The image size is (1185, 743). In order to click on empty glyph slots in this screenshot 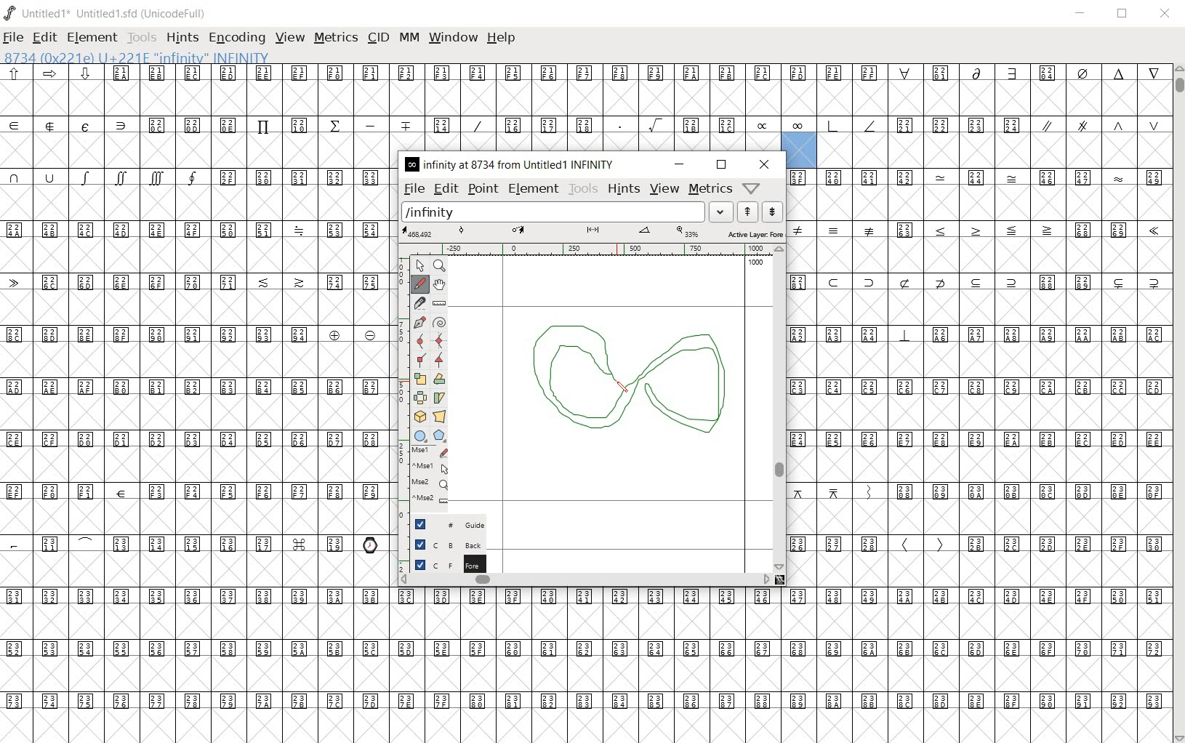, I will do `click(980, 308)`.